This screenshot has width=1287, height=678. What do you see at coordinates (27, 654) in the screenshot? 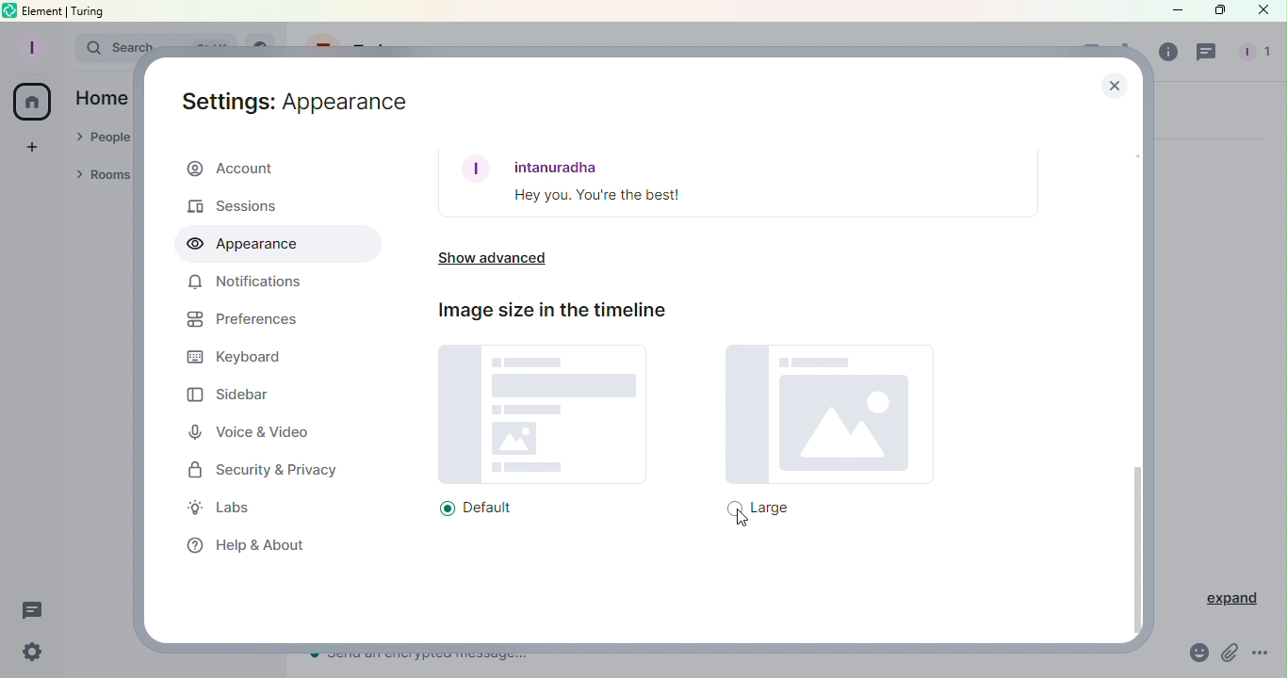
I see `Quick settings` at bounding box center [27, 654].